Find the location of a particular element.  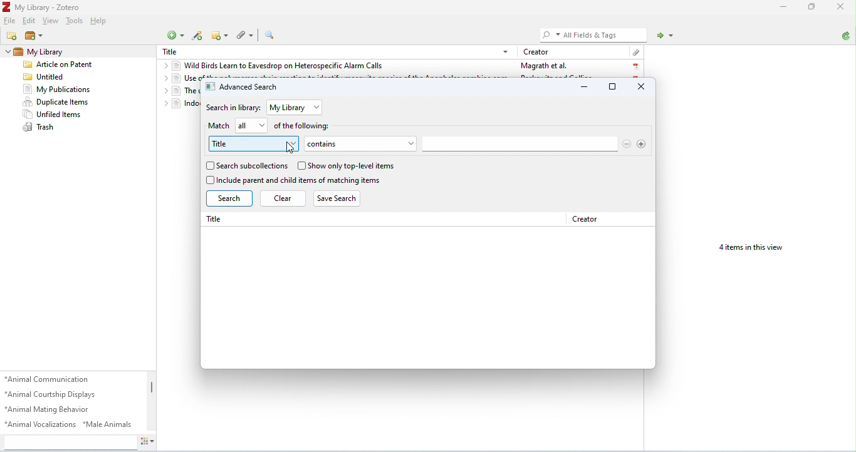

vertical scroll bar is located at coordinates (150, 389).